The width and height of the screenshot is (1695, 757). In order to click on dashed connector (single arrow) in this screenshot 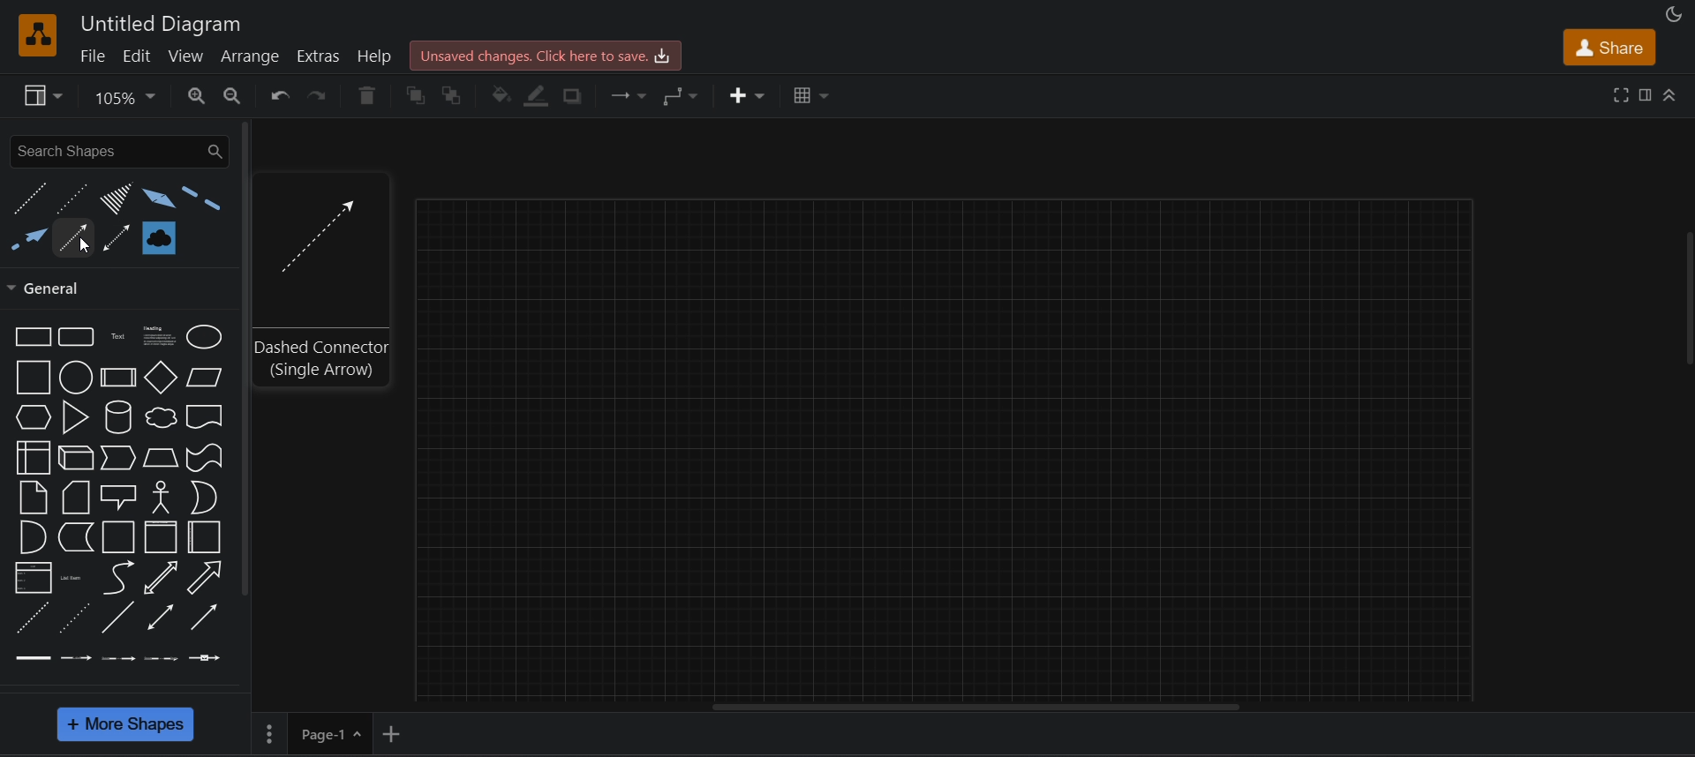, I will do `click(317, 231)`.